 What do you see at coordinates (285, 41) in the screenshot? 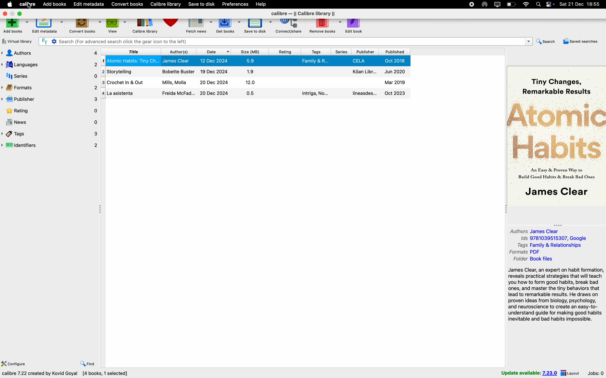
I see `search bar` at bounding box center [285, 41].